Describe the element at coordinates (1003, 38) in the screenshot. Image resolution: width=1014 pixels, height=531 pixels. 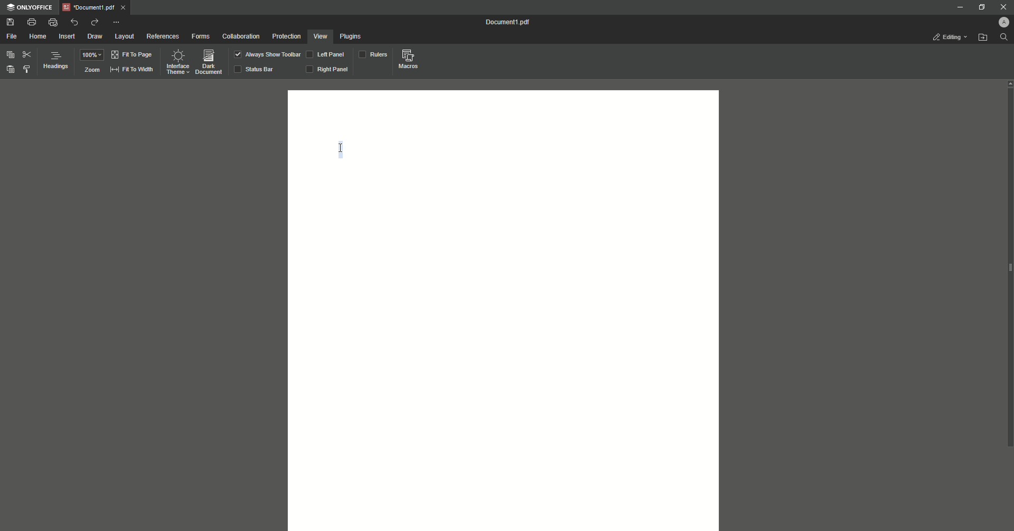
I see `Find` at that location.